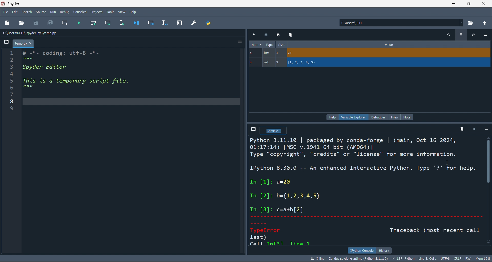  What do you see at coordinates (428, 258) in the screenshot?
I see `LINE 8, COL 1` at bounding box center [428, 258].